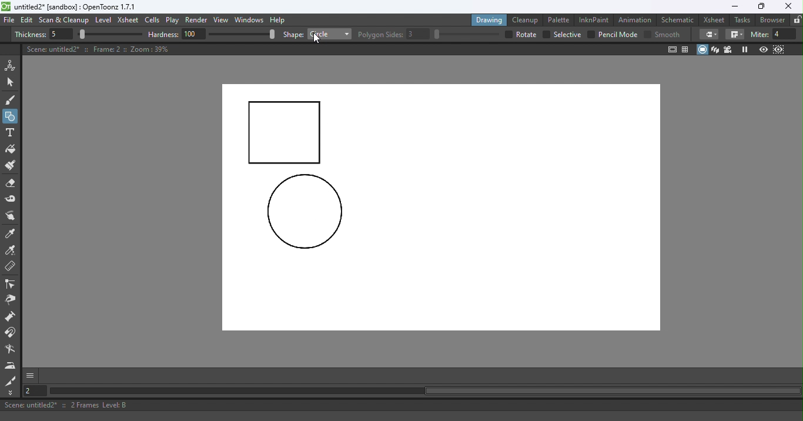  I want to click on Camera view, so click(730, 49).